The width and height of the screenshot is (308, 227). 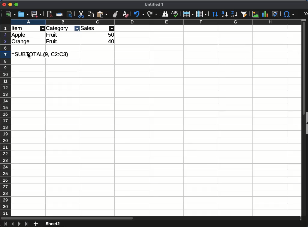 I want to click on new, so click(x=11, y=14).